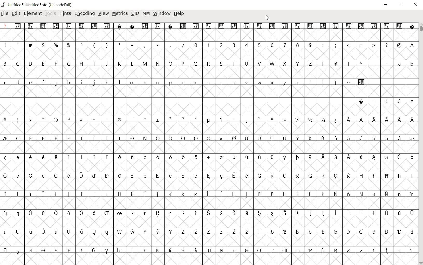  I want to click on u, so click(234, 82).